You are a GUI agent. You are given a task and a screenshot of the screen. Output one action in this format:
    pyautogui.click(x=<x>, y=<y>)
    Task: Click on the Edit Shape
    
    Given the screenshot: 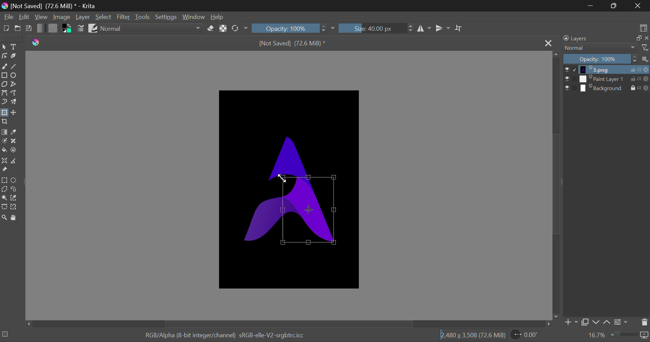 What is the action you would take?
    pyautogui.click(x=4, y=56)
    